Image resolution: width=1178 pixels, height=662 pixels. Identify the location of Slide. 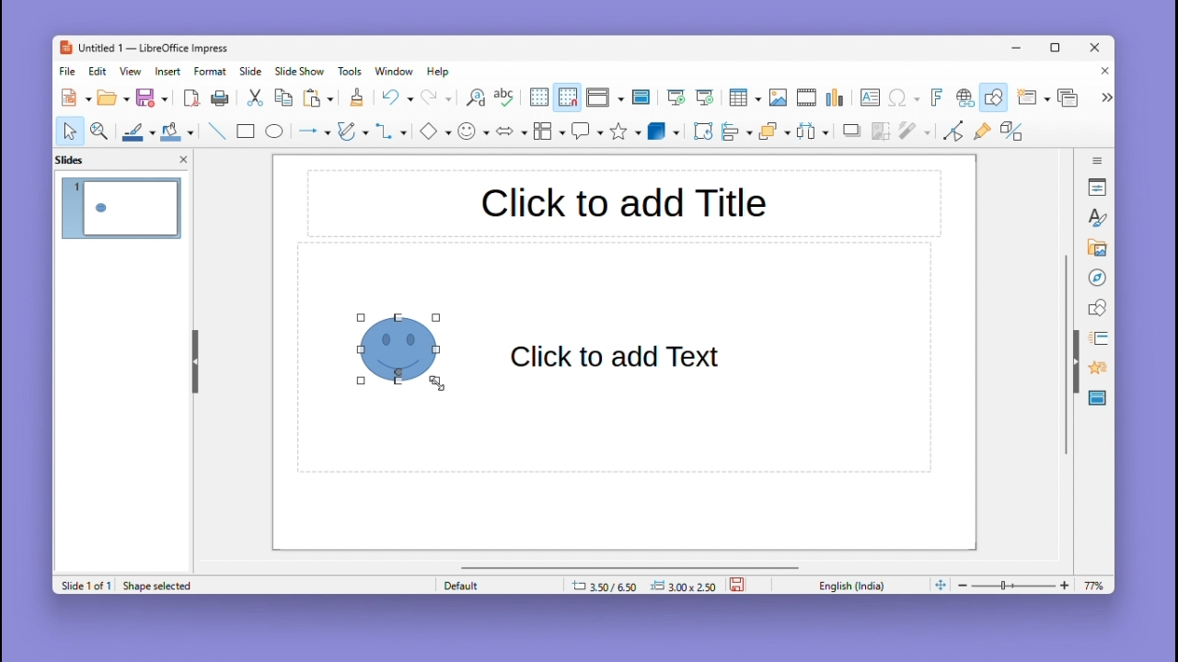
(251, 71).